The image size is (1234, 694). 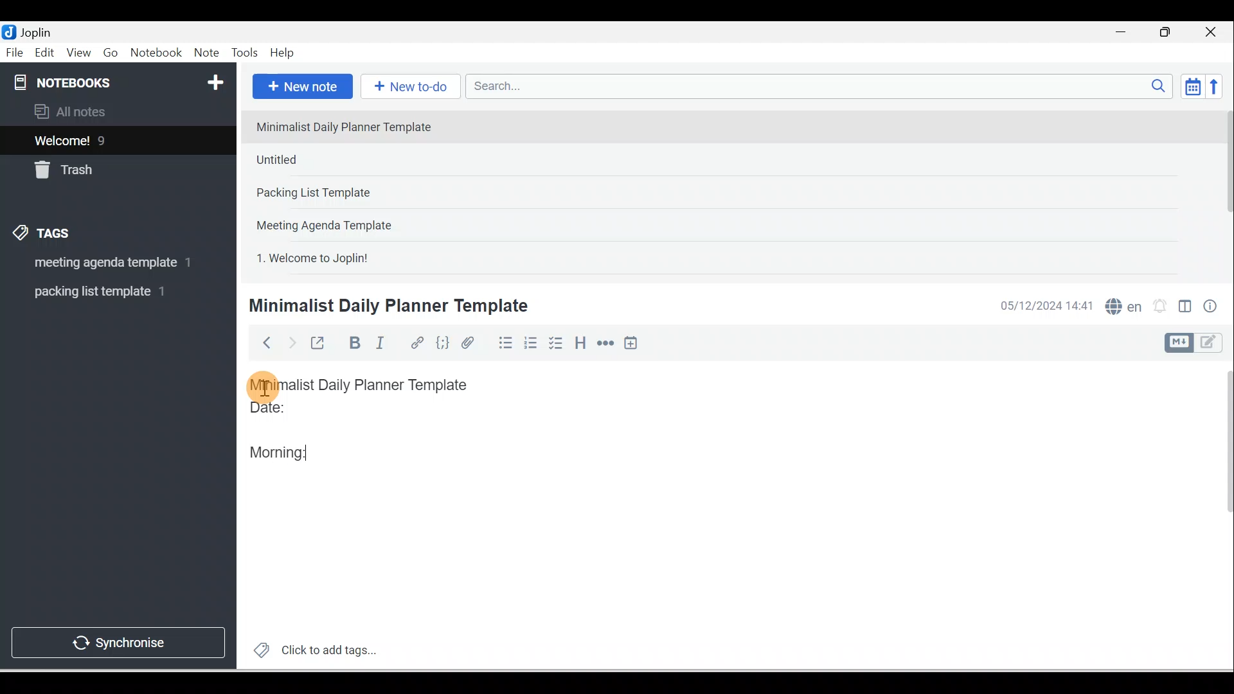 I want to click on Scroll bar, so click(x=1224, y=190).